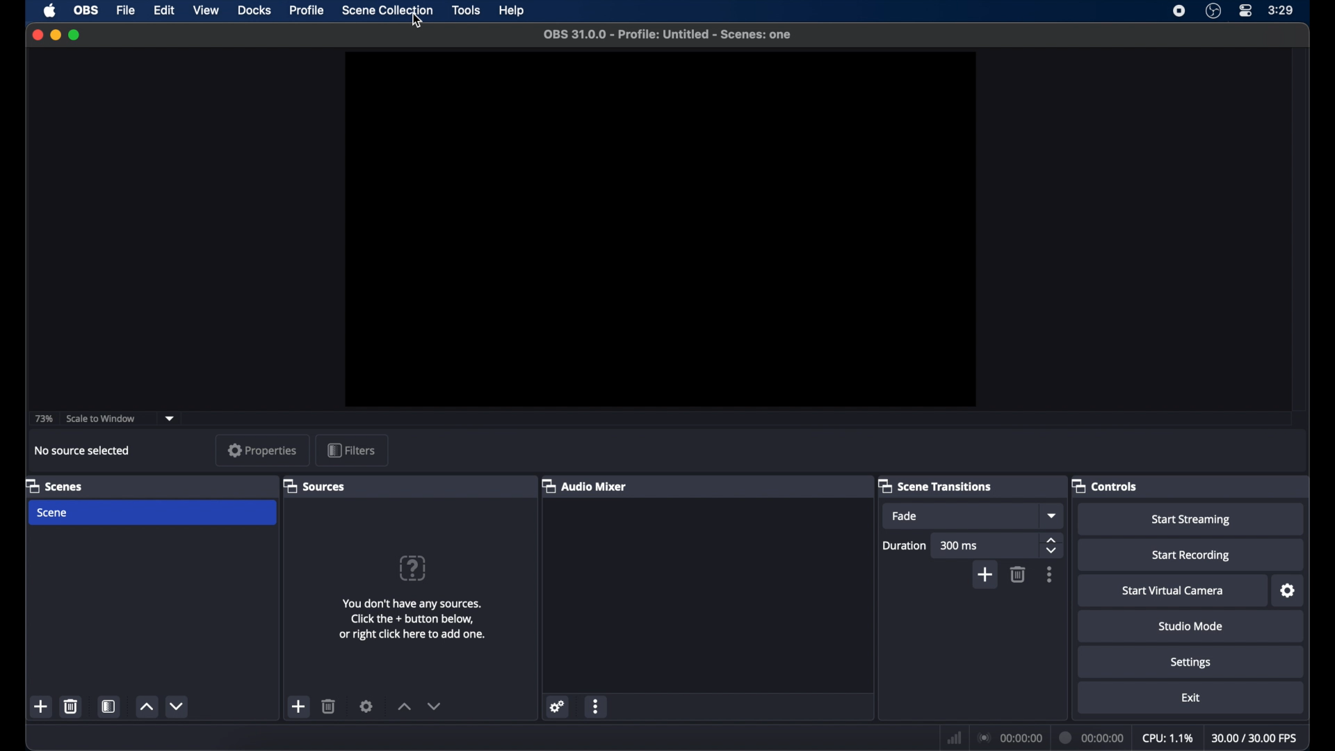 The image size is (1335, 751). I want to click on apple icon, so click(50, 11).